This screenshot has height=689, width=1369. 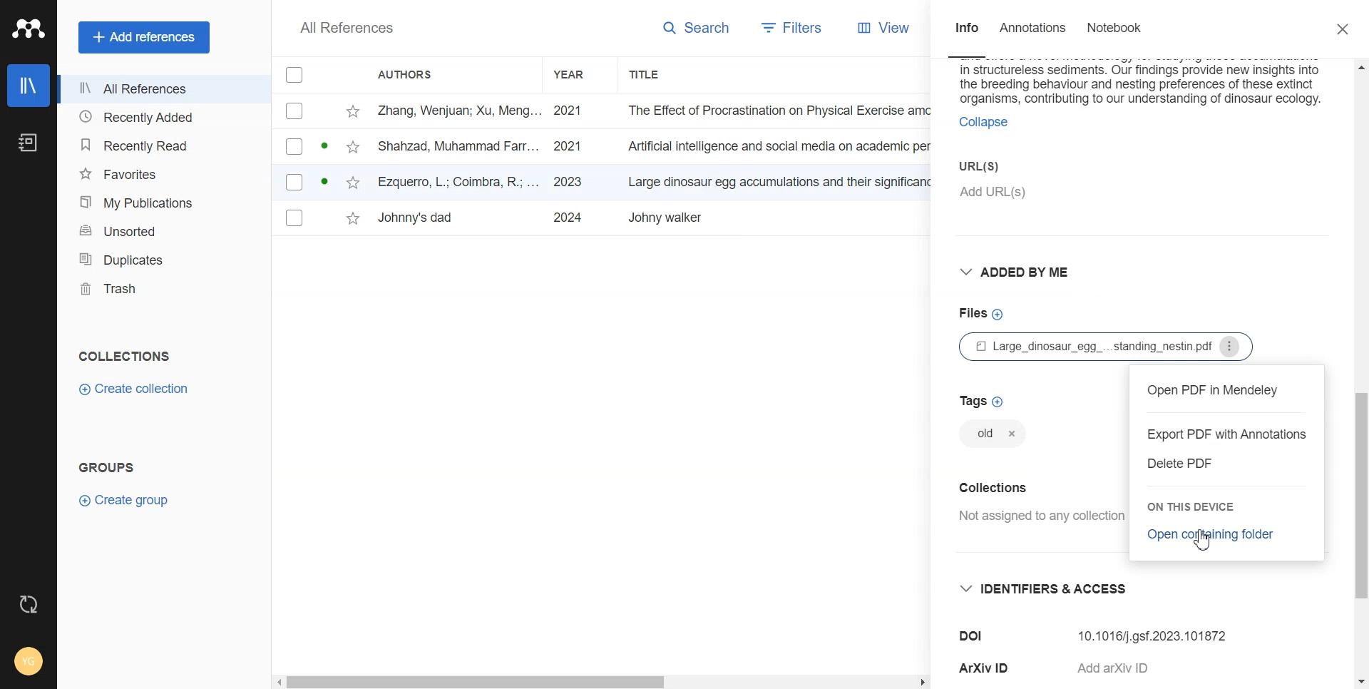 I want to click on All Reference, so click(x=343, y=28).